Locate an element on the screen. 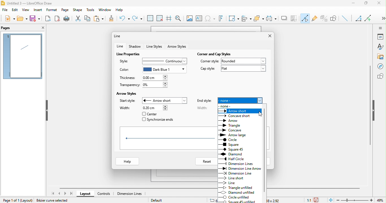 The height and width of the screenshot is (203, 386). line properties is located at coordinates (129, 54).